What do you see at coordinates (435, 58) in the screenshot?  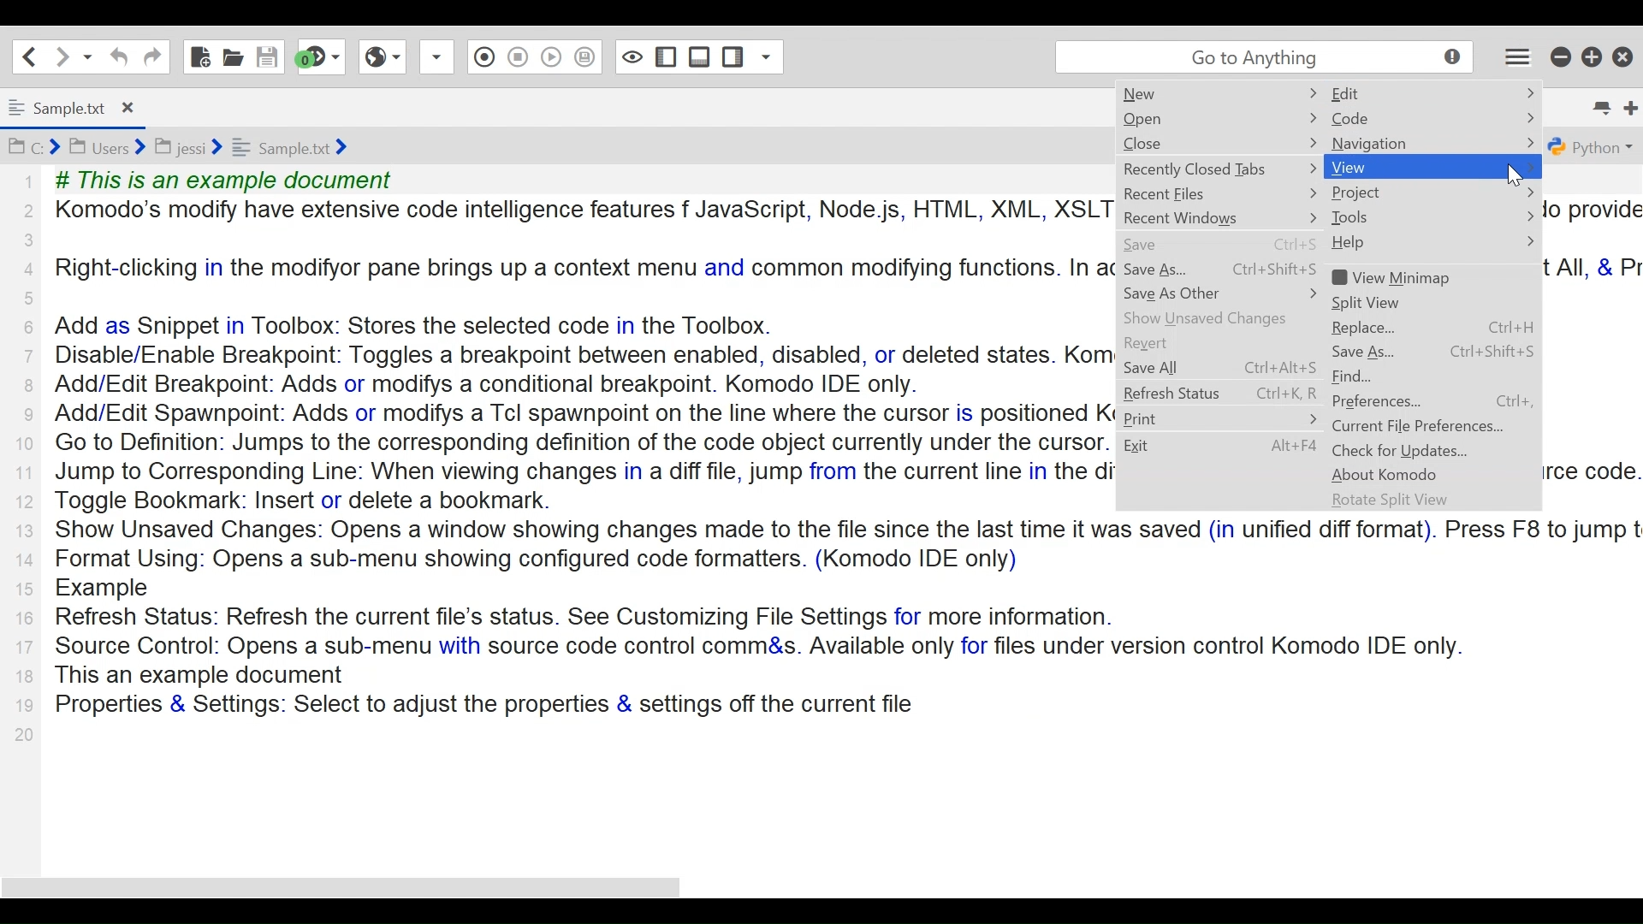 I see `Record Macro` at bounding box center [435, 58].